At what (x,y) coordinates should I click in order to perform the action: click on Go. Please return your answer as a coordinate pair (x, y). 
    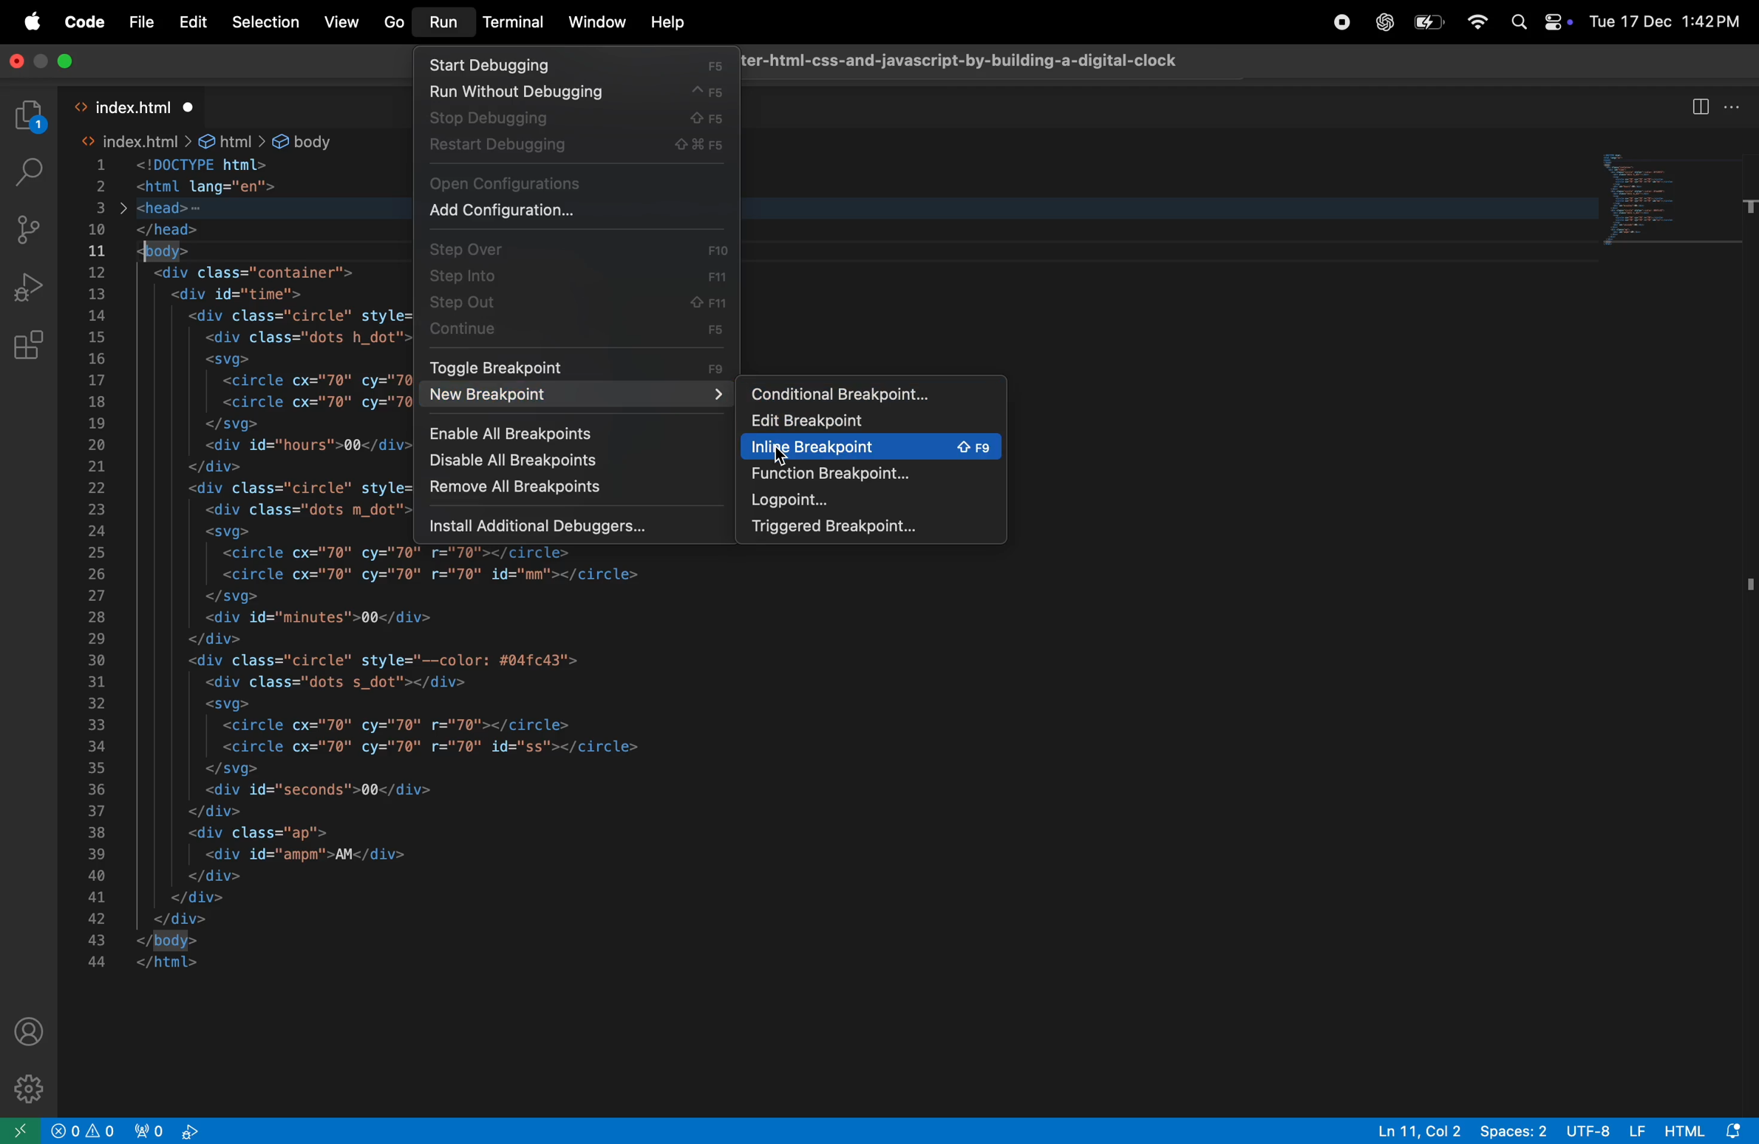
    Looking at the image, I should click on (393, 23).